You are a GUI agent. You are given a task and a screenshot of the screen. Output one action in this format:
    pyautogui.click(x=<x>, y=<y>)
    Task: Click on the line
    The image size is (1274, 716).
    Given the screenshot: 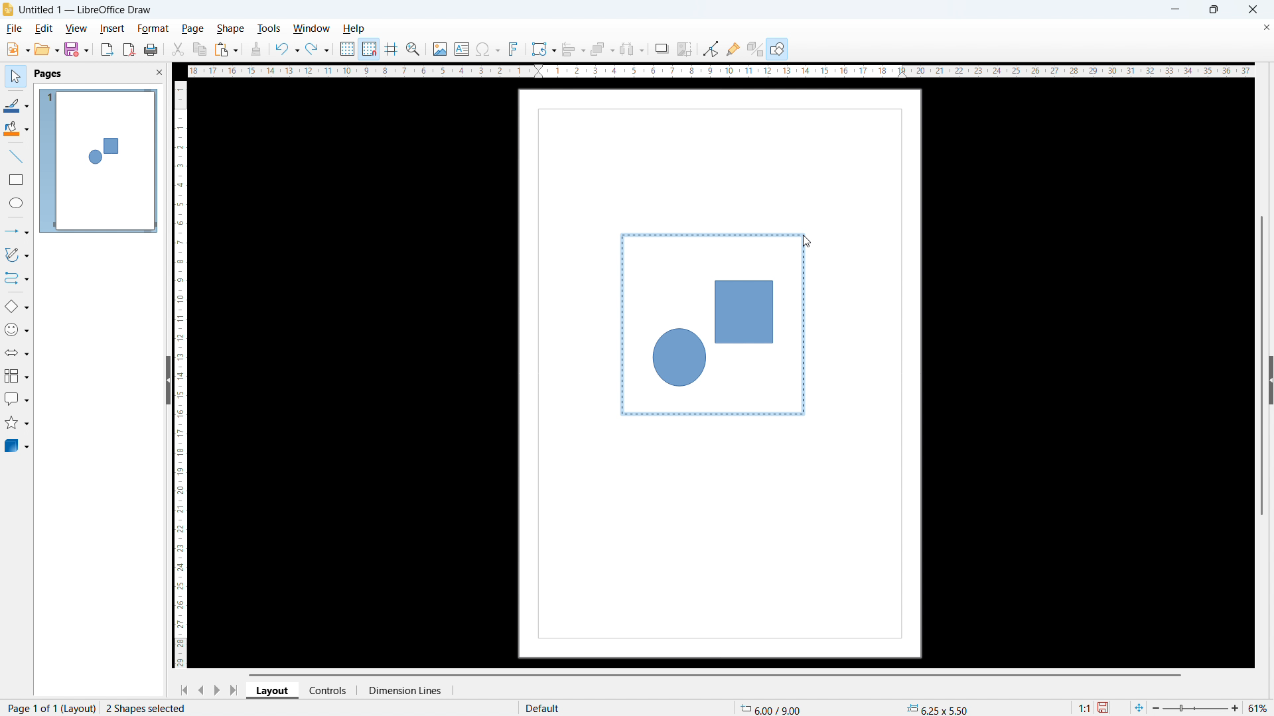 What is the action you would take?
    pyautogui.click(x=17, y=156)
    